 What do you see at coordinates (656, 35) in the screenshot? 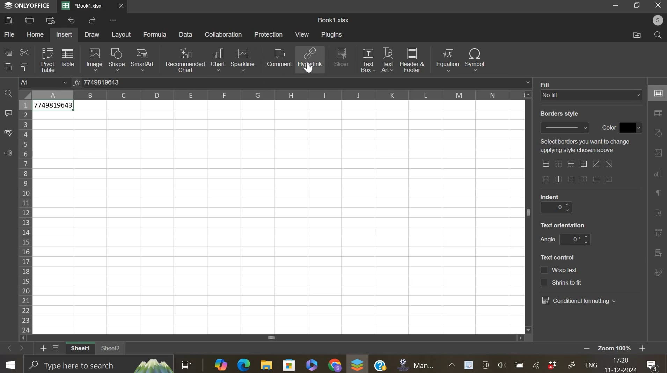
I see `find` at bounding box center [656, 35].